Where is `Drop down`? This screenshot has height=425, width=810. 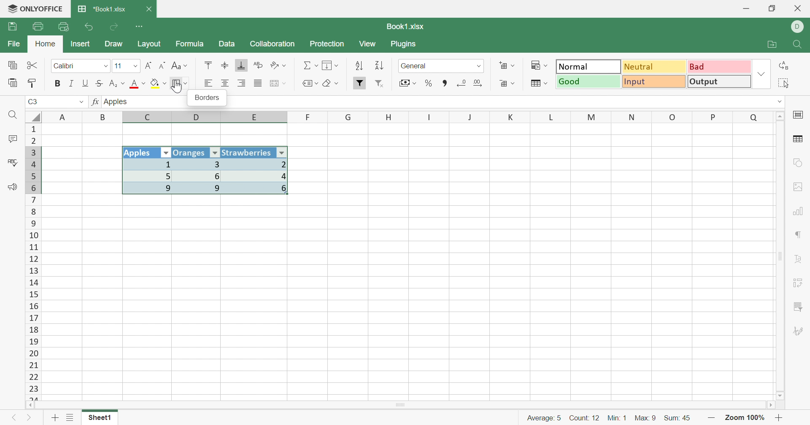 Drop down is located at coordinates (479, 66).